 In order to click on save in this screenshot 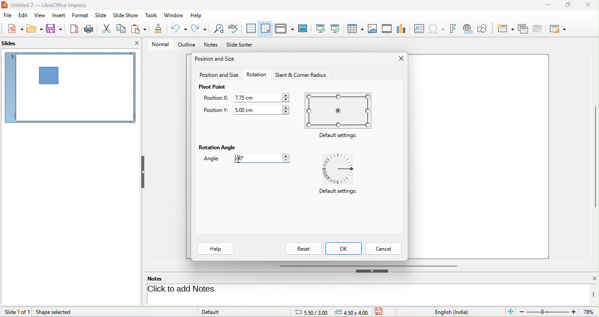, I will do `click(382, 312)`.